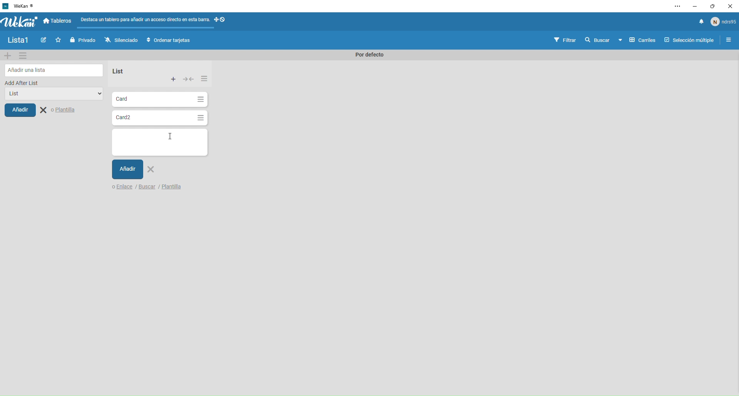 This screenshot has width=739, height=396. What do you see at coordinates (84, 40) in the screenshot?
I see `Private` at bounding box center [84, 40].